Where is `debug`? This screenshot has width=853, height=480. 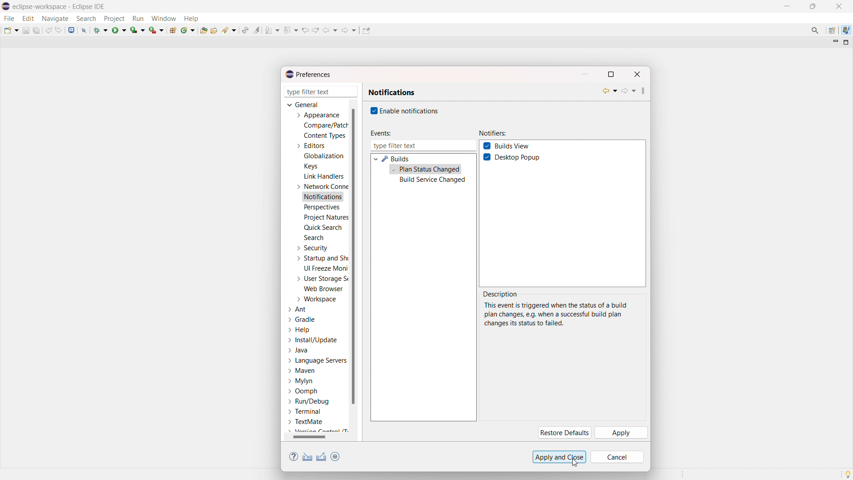
debug is located at coordinates (101, 30).